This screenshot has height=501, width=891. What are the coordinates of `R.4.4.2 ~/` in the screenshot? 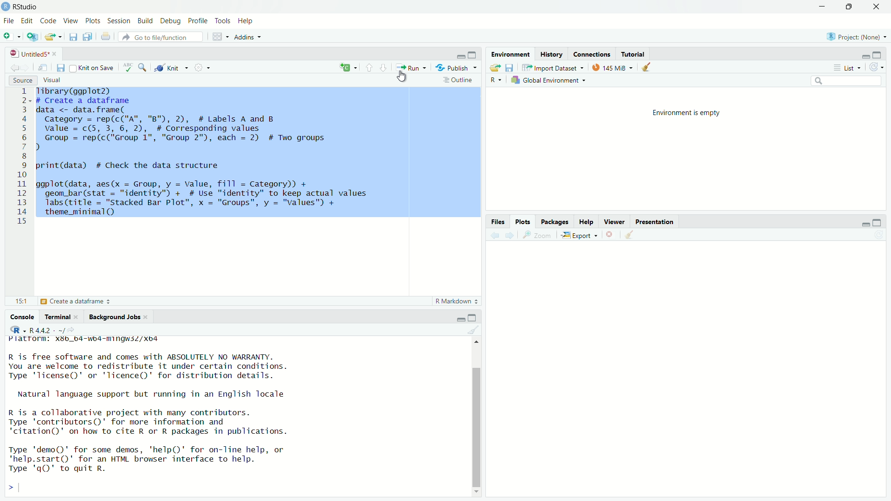 It's located at (54, 329).